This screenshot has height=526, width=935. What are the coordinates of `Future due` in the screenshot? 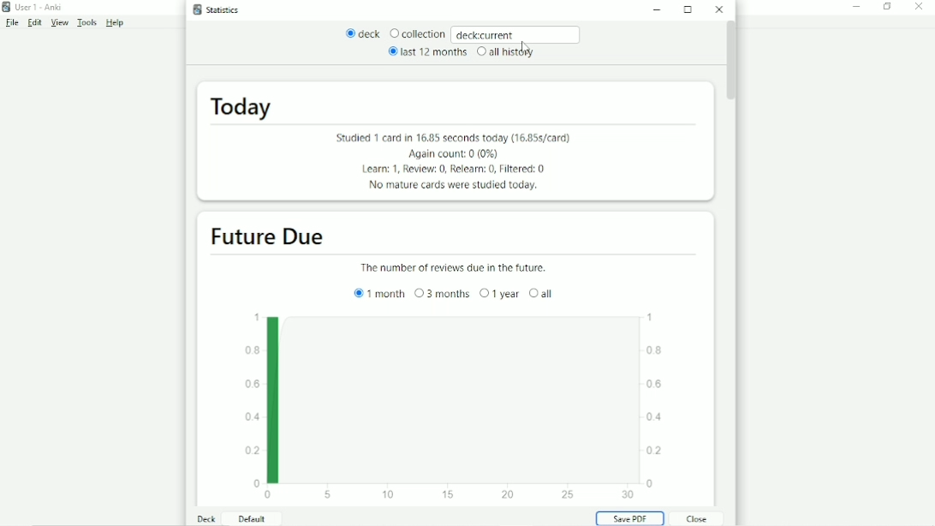 It's located at (265, 237).